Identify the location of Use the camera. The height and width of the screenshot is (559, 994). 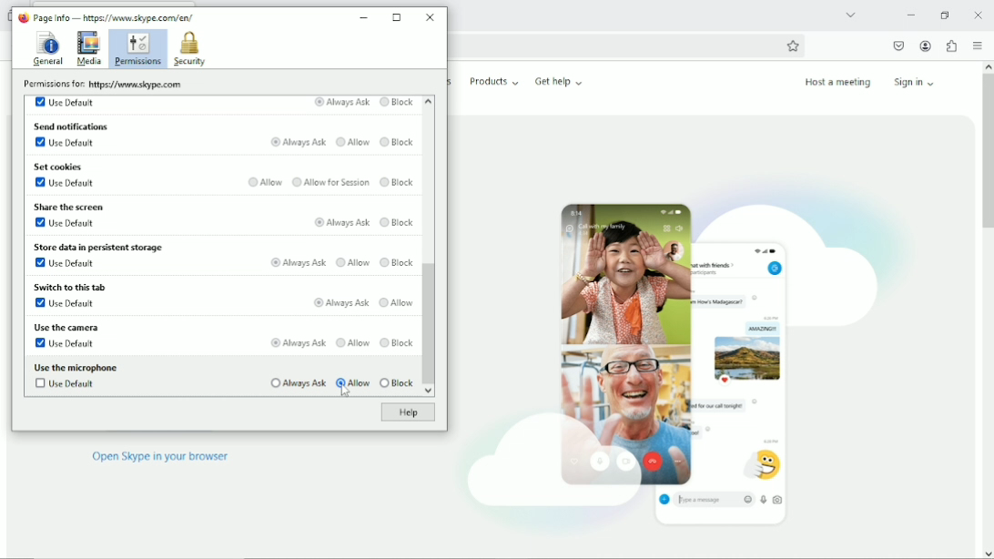
(65, 327).